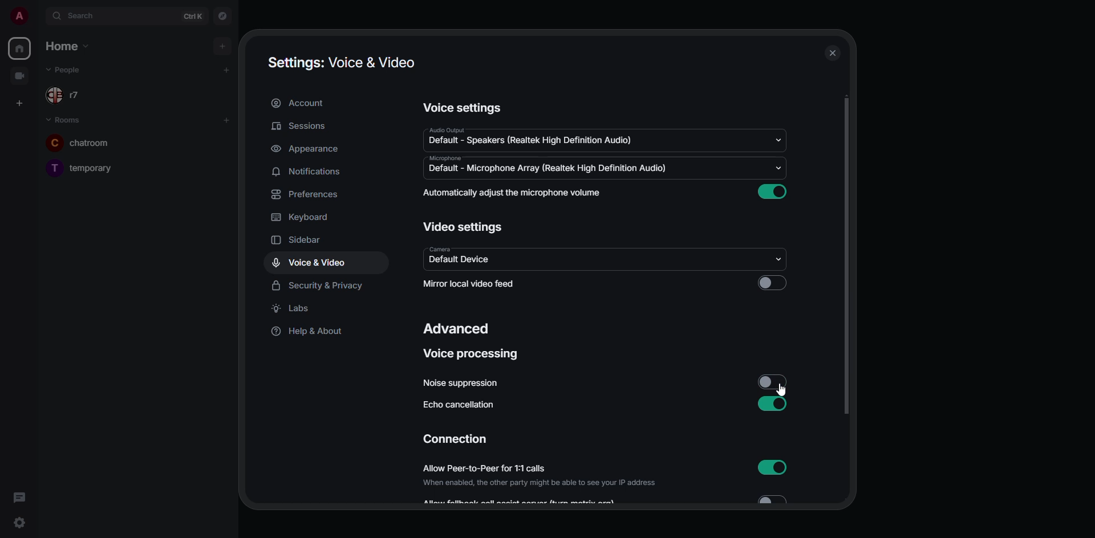 The height and width of the screenshot is (538, 1095). What do you see at coordinates (19, 498) in the screenshot?
I see `threads` at bounding box center [19, 498].